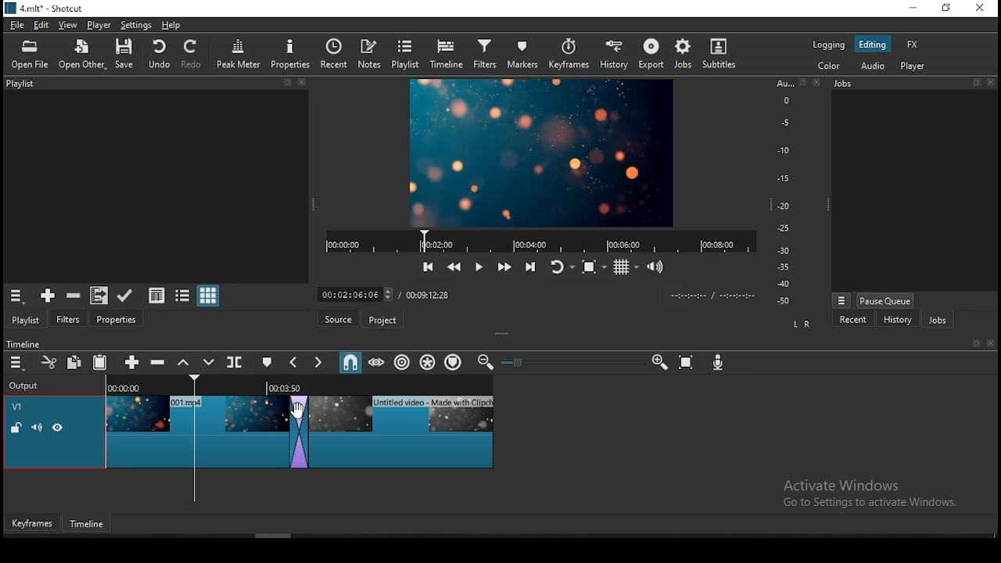  I want to click on skip to the previous point, so click(427, 266).